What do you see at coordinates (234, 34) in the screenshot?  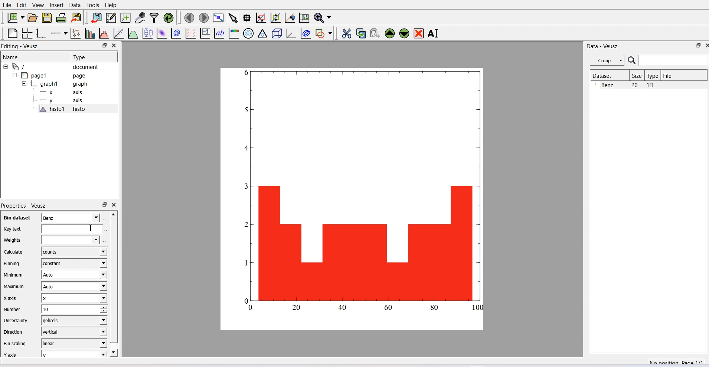 I see `Image Color bar` at bounding box center [234, 34].